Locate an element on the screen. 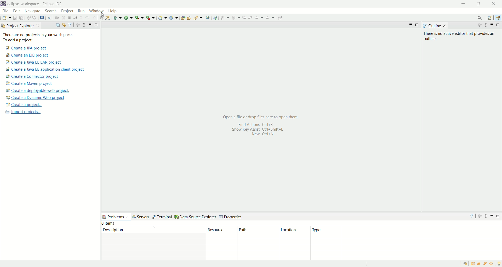 This screenshot has height=267, width=502. forward is located at coordinates (270, 17).